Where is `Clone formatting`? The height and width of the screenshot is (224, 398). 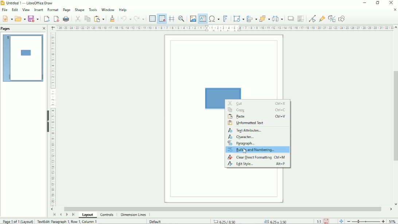
Clone formatting is located at coordinates (113, 18).